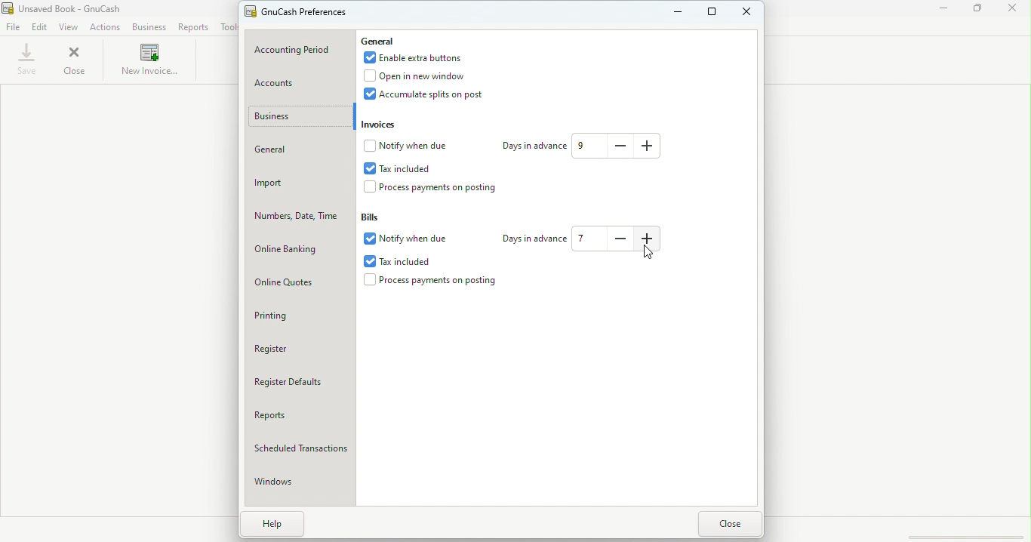 The image size is (1031, 542). I want to click on Edit, so click(40, 28).